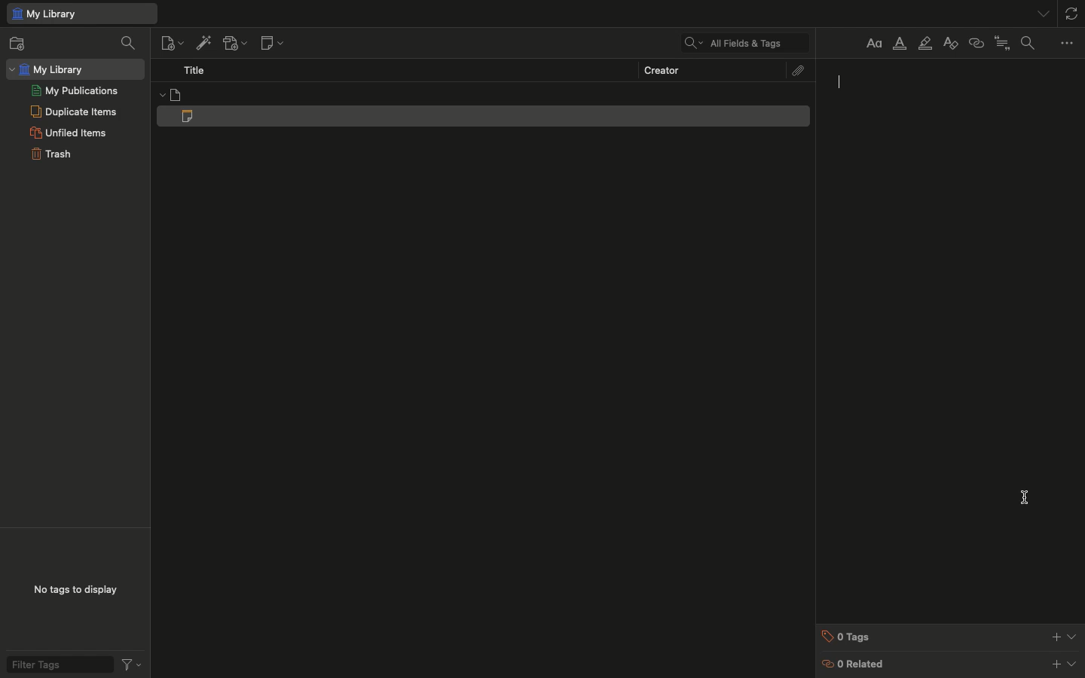 The height and width of the screenshot is (678, 1085). I want to click on mouse cursor, so click(1025, 499).